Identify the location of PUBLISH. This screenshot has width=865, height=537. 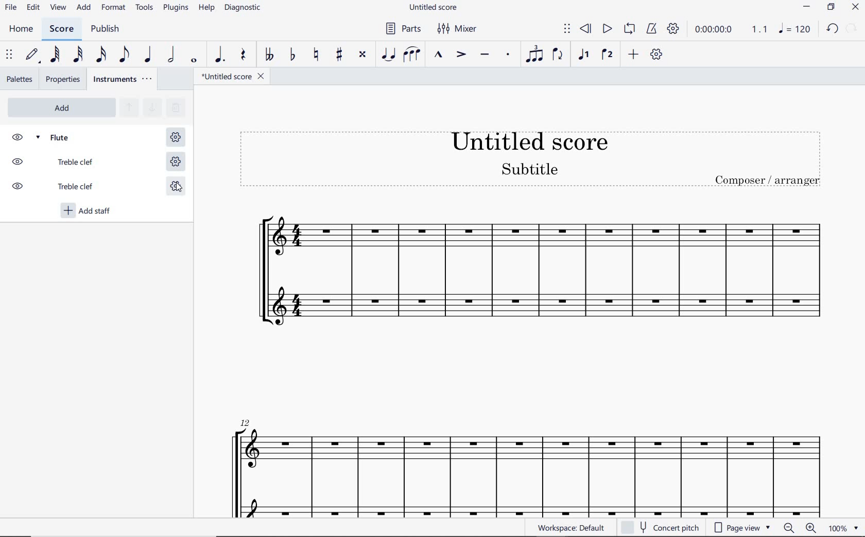
(108, 30).